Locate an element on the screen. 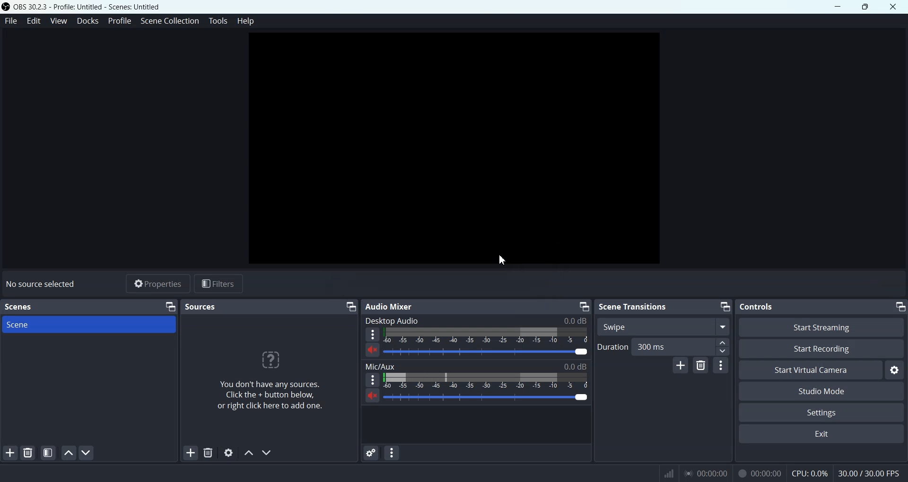  Minimize is located at coordinates (584, 306).